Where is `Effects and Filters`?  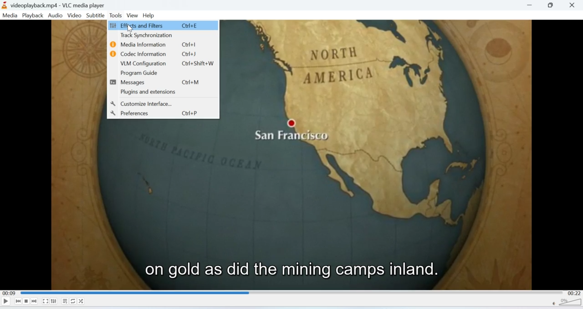 Effects and Filters is located at coordinates (138, 26).